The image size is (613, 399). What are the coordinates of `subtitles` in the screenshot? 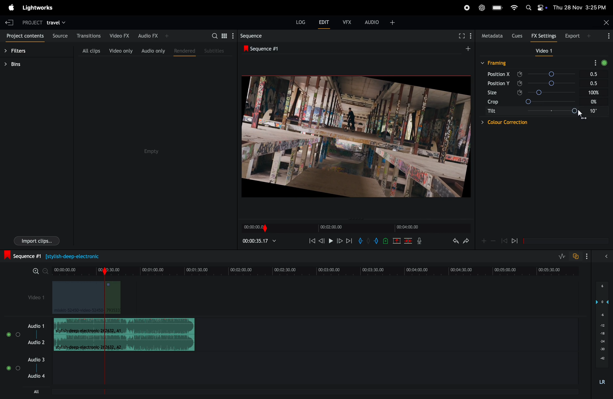 It's located at (216, 50).